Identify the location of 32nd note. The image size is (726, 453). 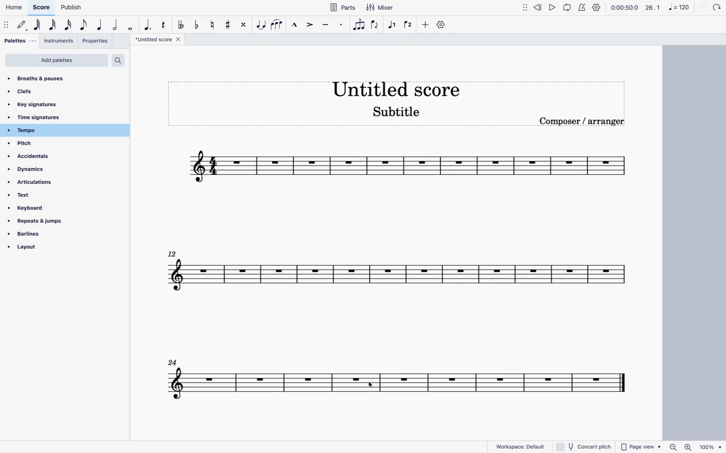
(53, 25).